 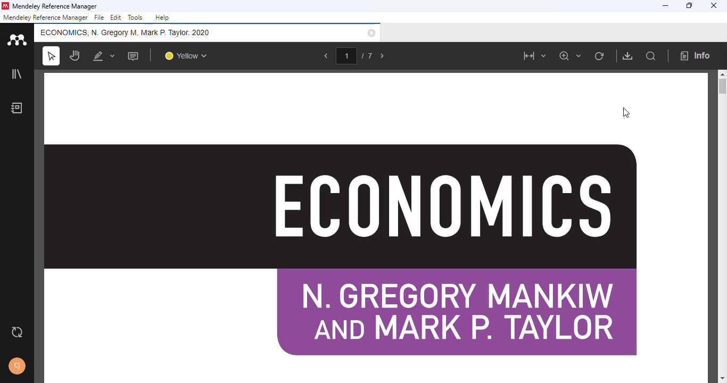 I want to click on logo, so click(x=16, y=39).